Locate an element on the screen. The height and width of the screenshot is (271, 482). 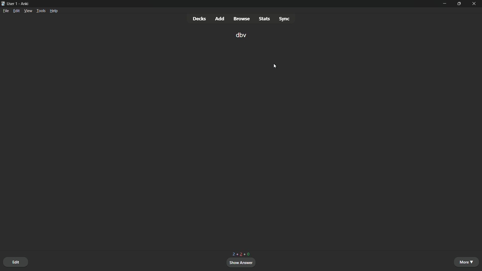
app name is located at coordinates (25, 4).